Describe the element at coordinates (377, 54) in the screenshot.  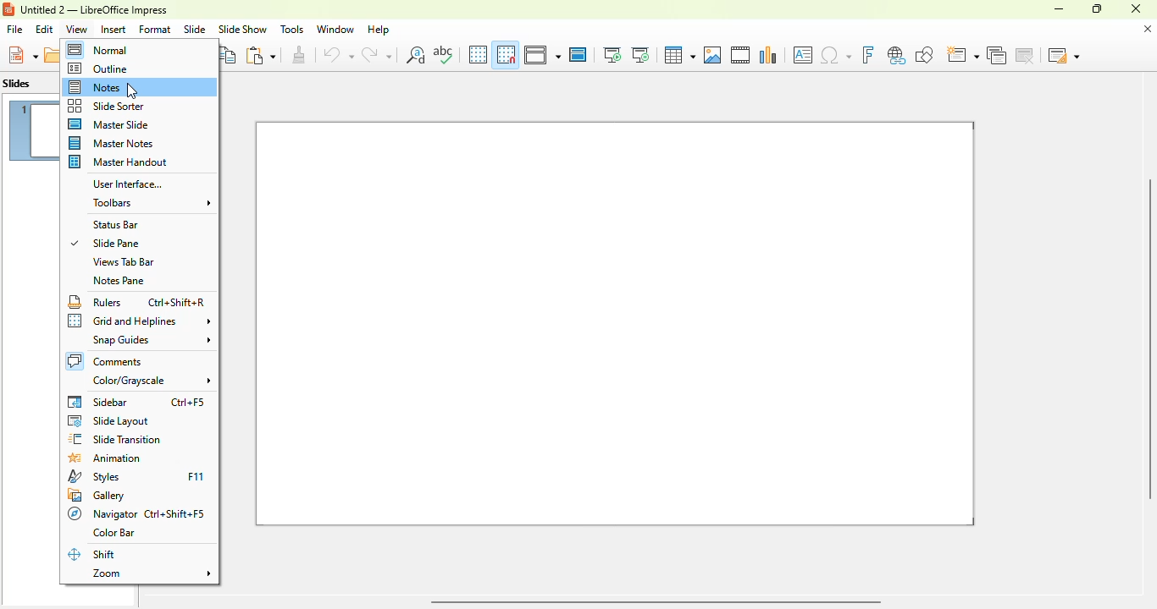
I see `redo` at that location.